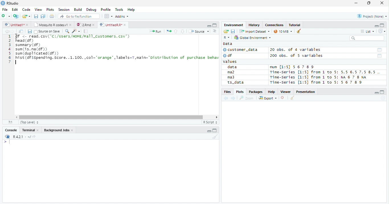 The height and width of the screenshot is (204, 389). What do you see at coordinates (86, 31) in the screenshot?
I see `Compile Report` at bounding box center [86, 31].